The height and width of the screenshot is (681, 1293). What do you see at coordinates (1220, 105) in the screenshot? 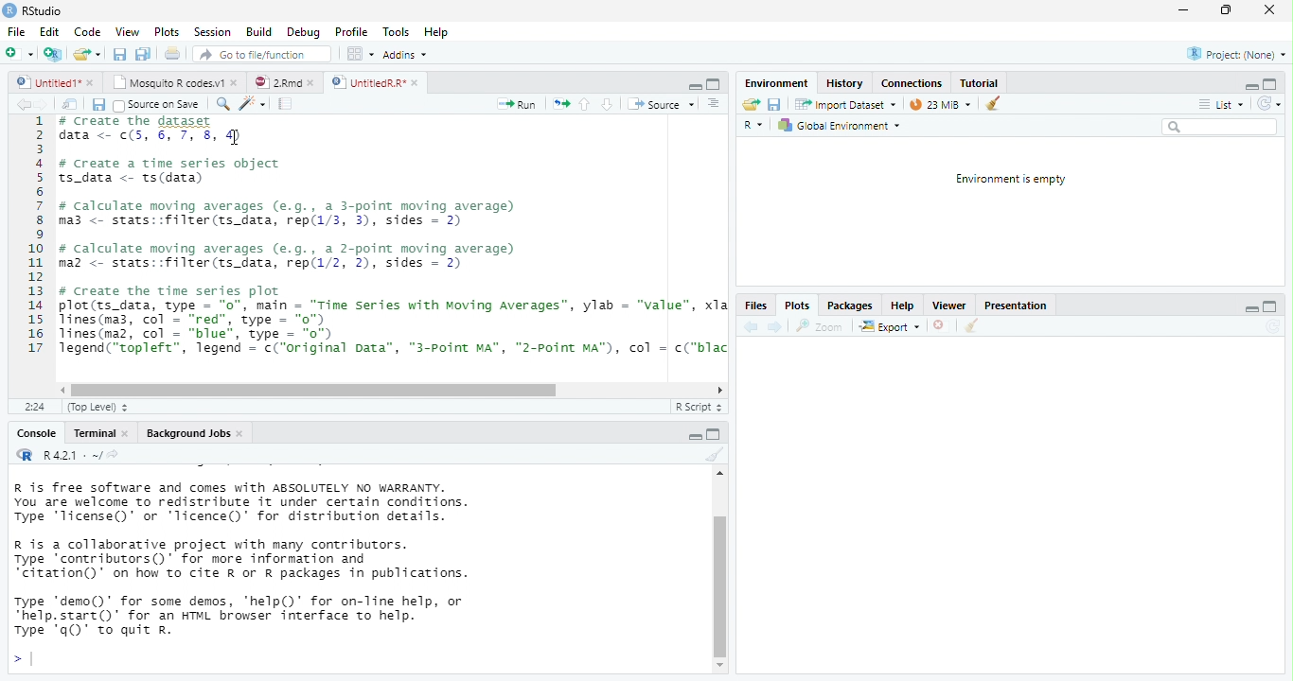
I see `List` at bounding box center [1220, 105].